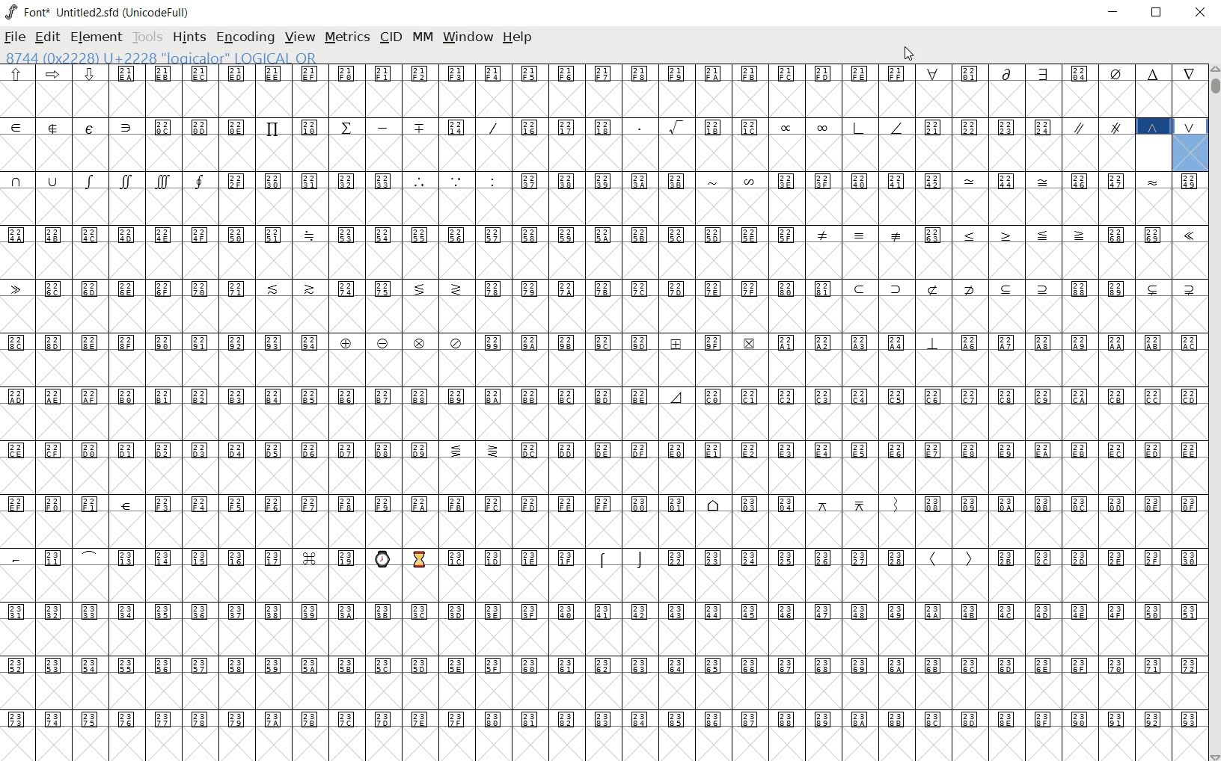 This screenshot has width=1221, height=761. I want to click on tools, so click(147, 37).